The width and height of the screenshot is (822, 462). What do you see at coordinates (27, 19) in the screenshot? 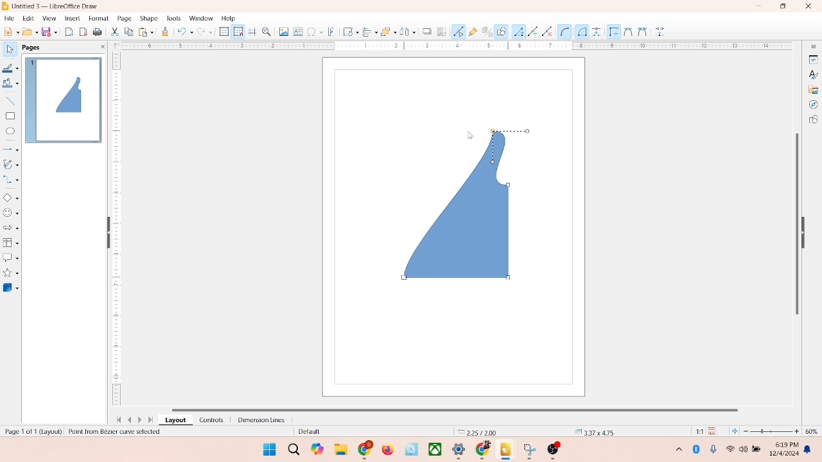
I see `edit` at bounding box center [27, 19].